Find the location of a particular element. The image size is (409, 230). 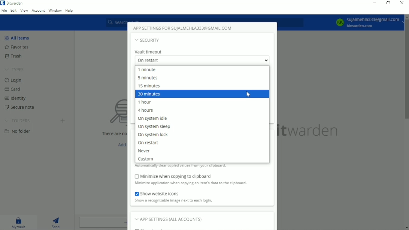

Security is located at coordinates (148, 40).